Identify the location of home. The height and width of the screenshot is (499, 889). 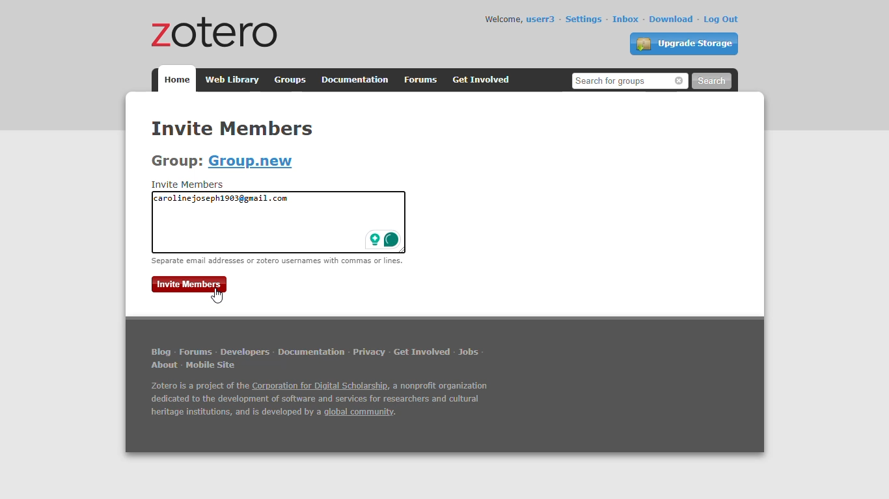
(176, 79).